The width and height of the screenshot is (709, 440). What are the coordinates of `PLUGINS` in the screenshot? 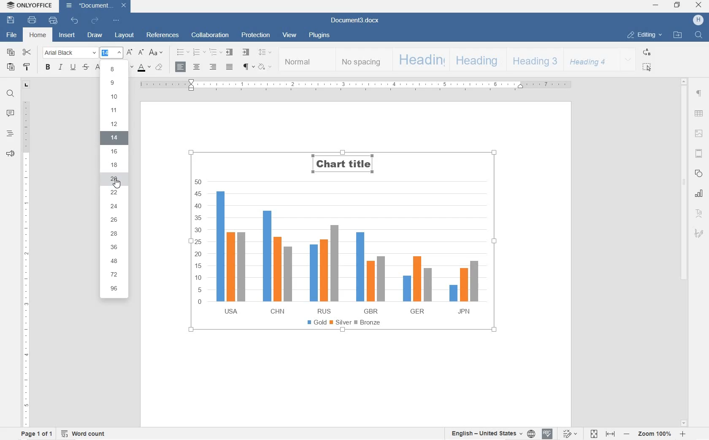 It's located at (319, 35).